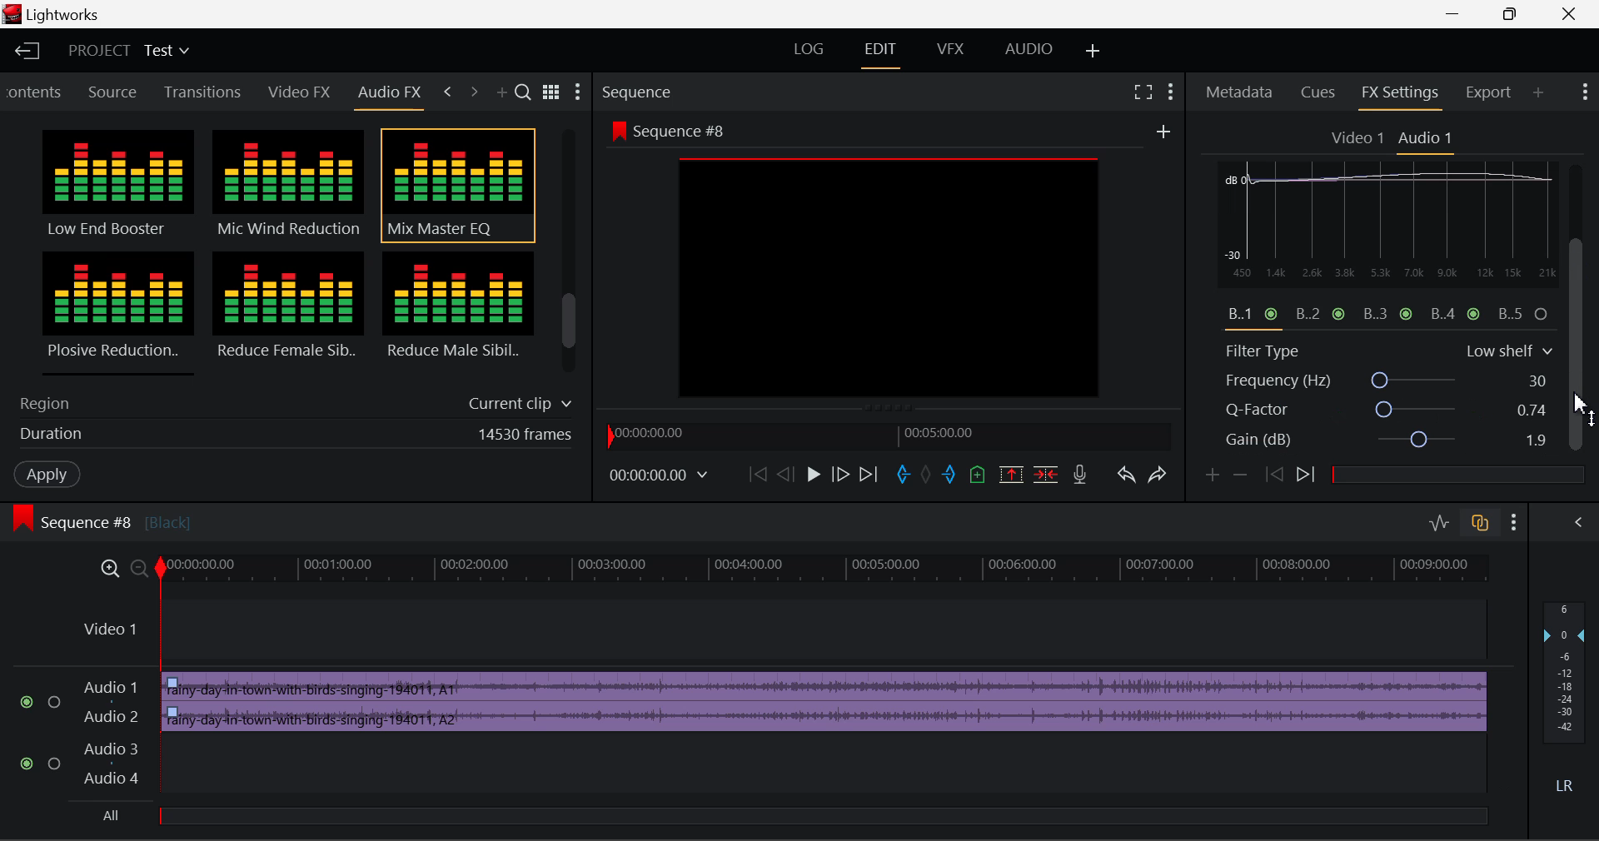  I want to click on Timeline Zoom Out, so click(140, 570).